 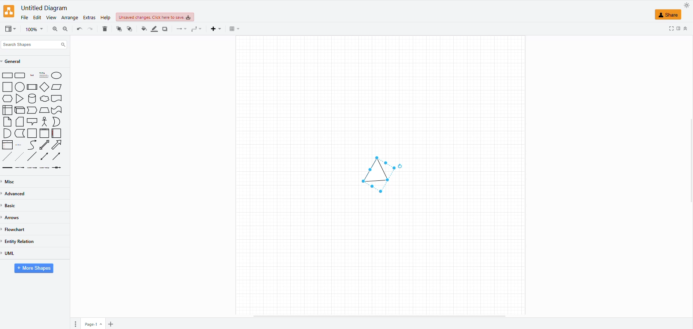 What do you see at coordinates (20, 75) in the screenshot?
I see `Rounded Box` at bounding box center [20, 75].